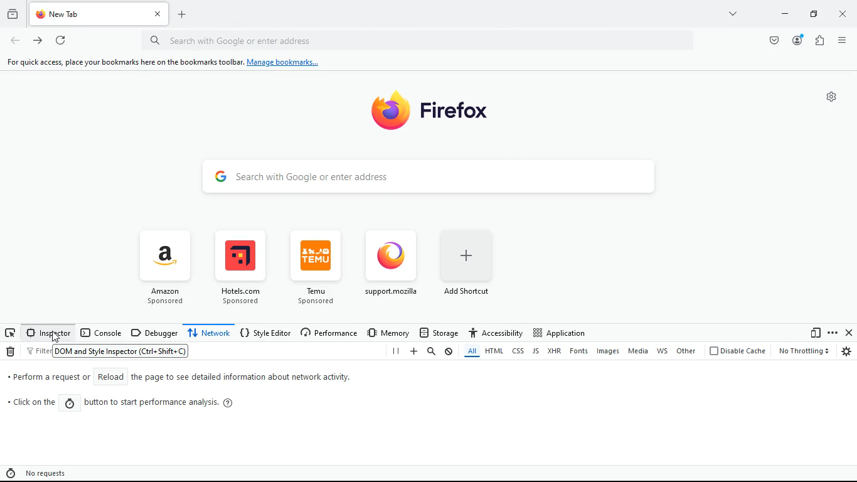 The width and height of the screenshot is (857, 482). Describe the element at coordinates (10, 333) in the screenshot. I see `screen` at that location.